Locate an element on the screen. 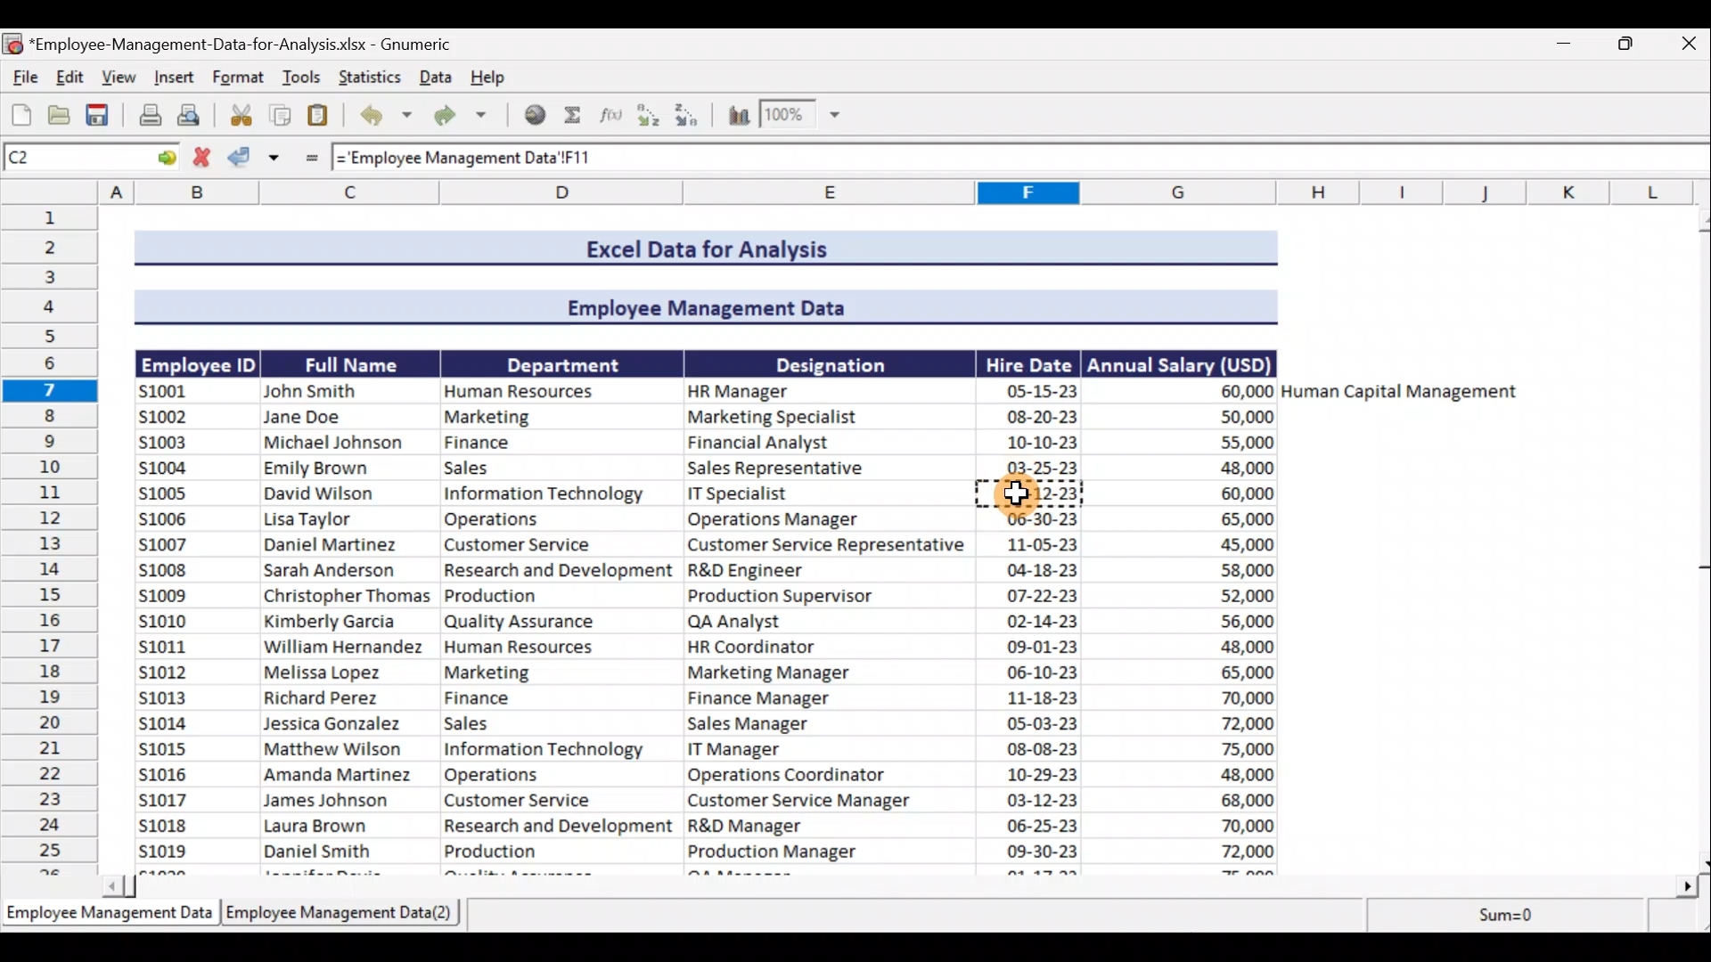 This screenshot has width=1711, height=962. Copy selection is located at coordinates (280, 118).